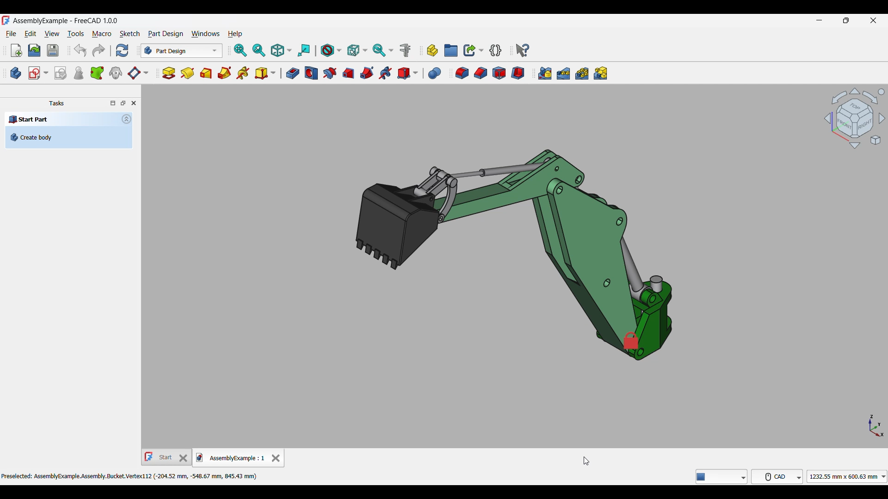 The image size is (888, 499). Describe the element at coordinates (78, 73) in the screenshot. I see `Check geometry` at that location.